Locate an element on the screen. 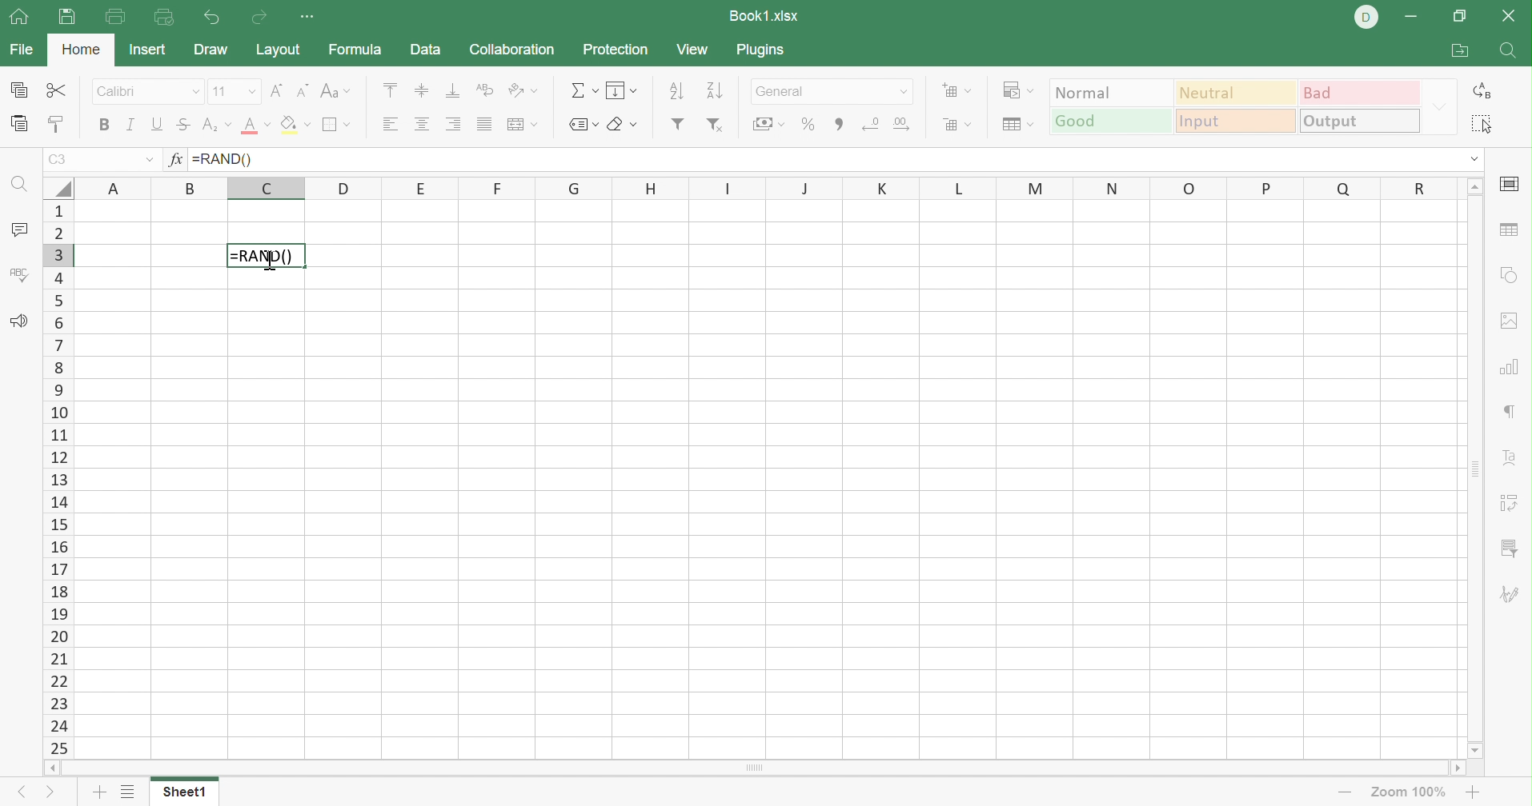 The width and height of the screenshot is (1532, 806). Comma style is located at coordinates (839, 125).